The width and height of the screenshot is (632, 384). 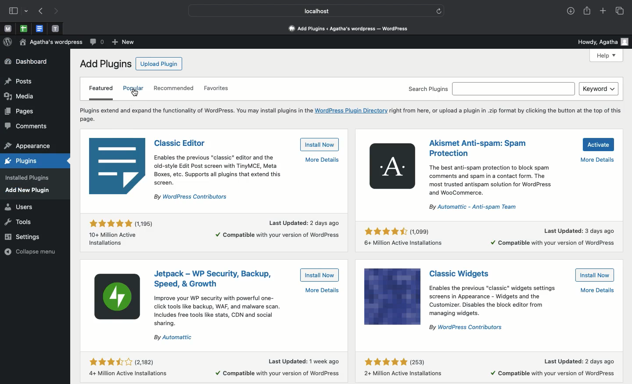 What do you see at coordinates (405, 368) in the screenshot?
I see `Rating` at bounding box center [405, 368].